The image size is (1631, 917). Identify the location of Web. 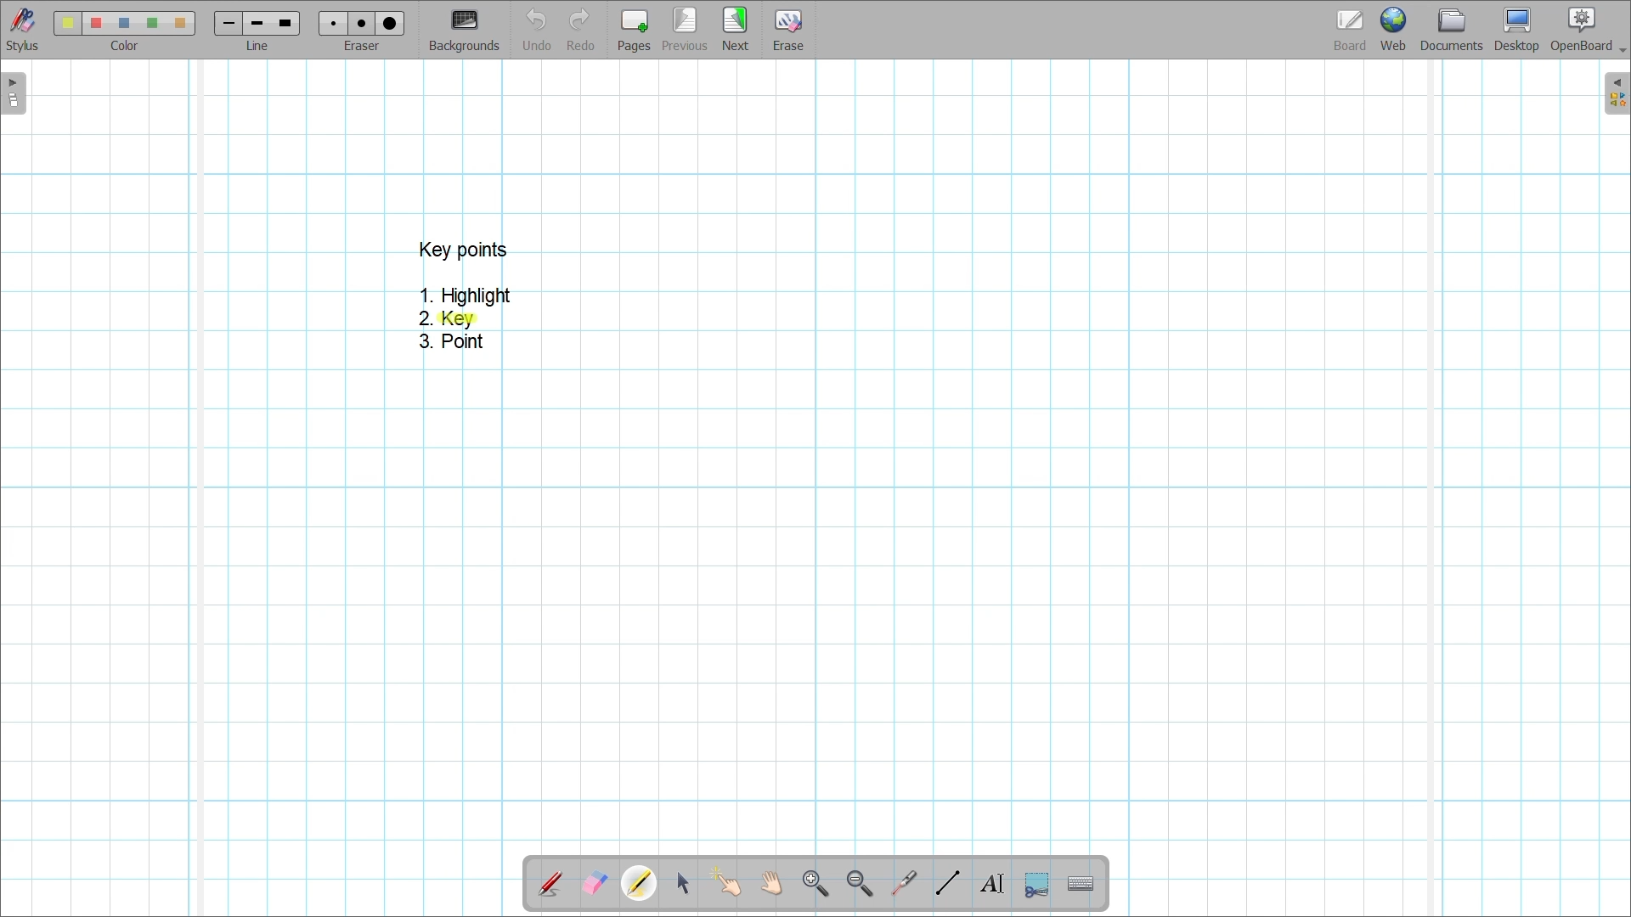
(1393, 29).